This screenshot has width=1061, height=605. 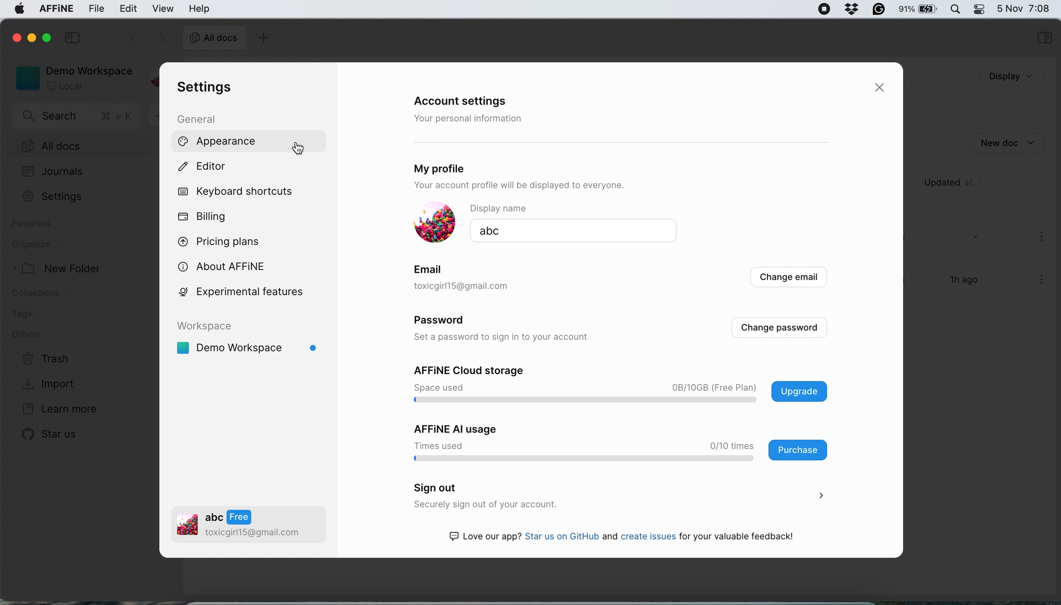 I want to click on switch tabs, so click(x=127, y=36).